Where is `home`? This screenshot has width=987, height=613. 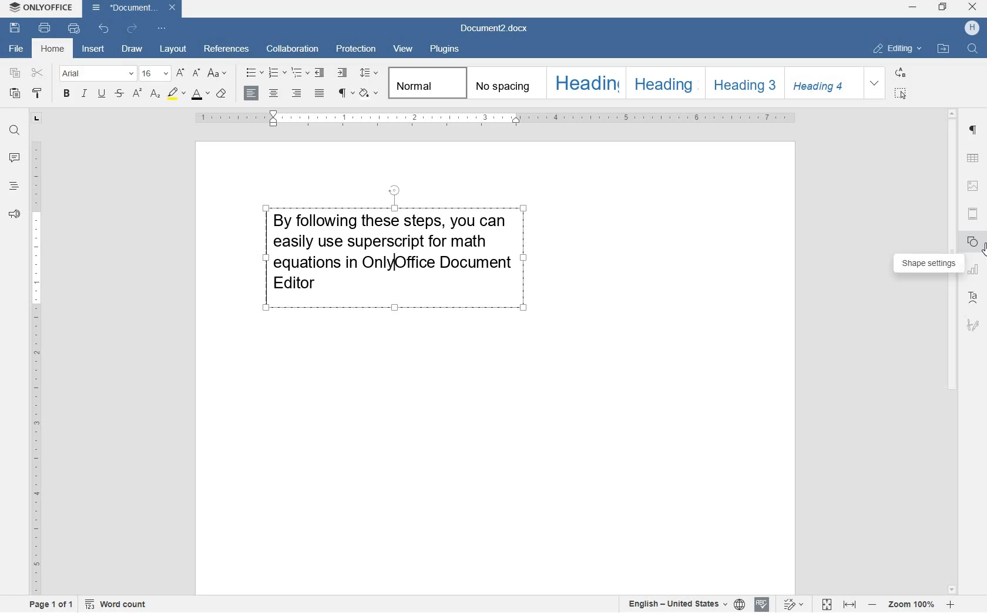
home is located at coordinates (51, 48).